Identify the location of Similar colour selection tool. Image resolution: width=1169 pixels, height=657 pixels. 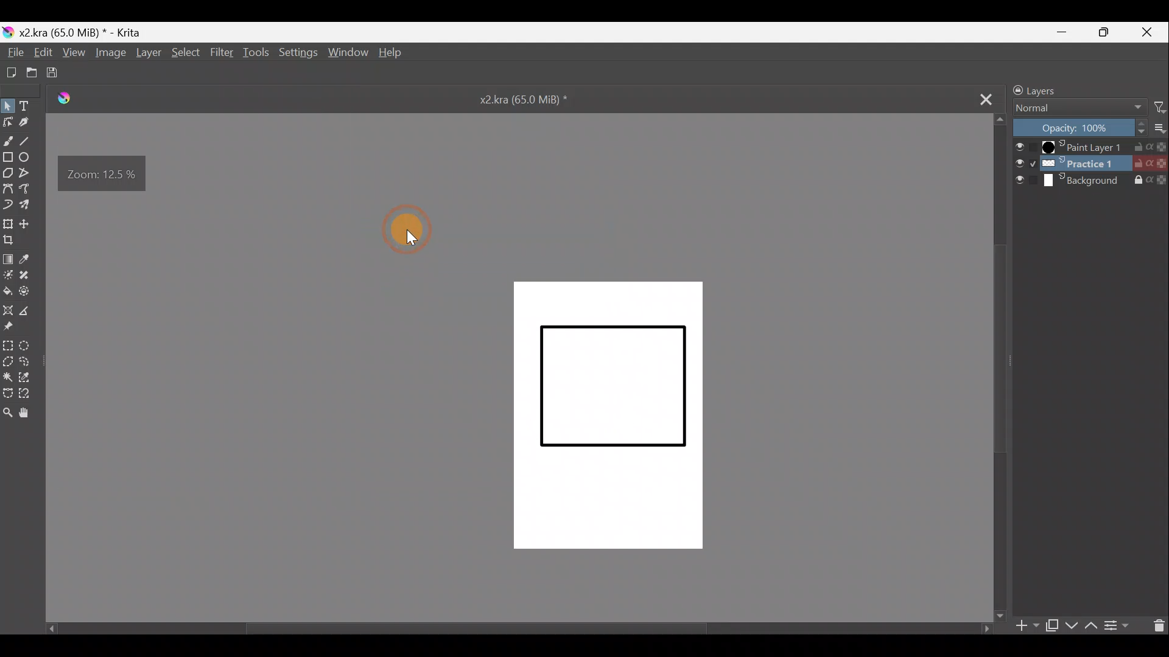
(30, 375).